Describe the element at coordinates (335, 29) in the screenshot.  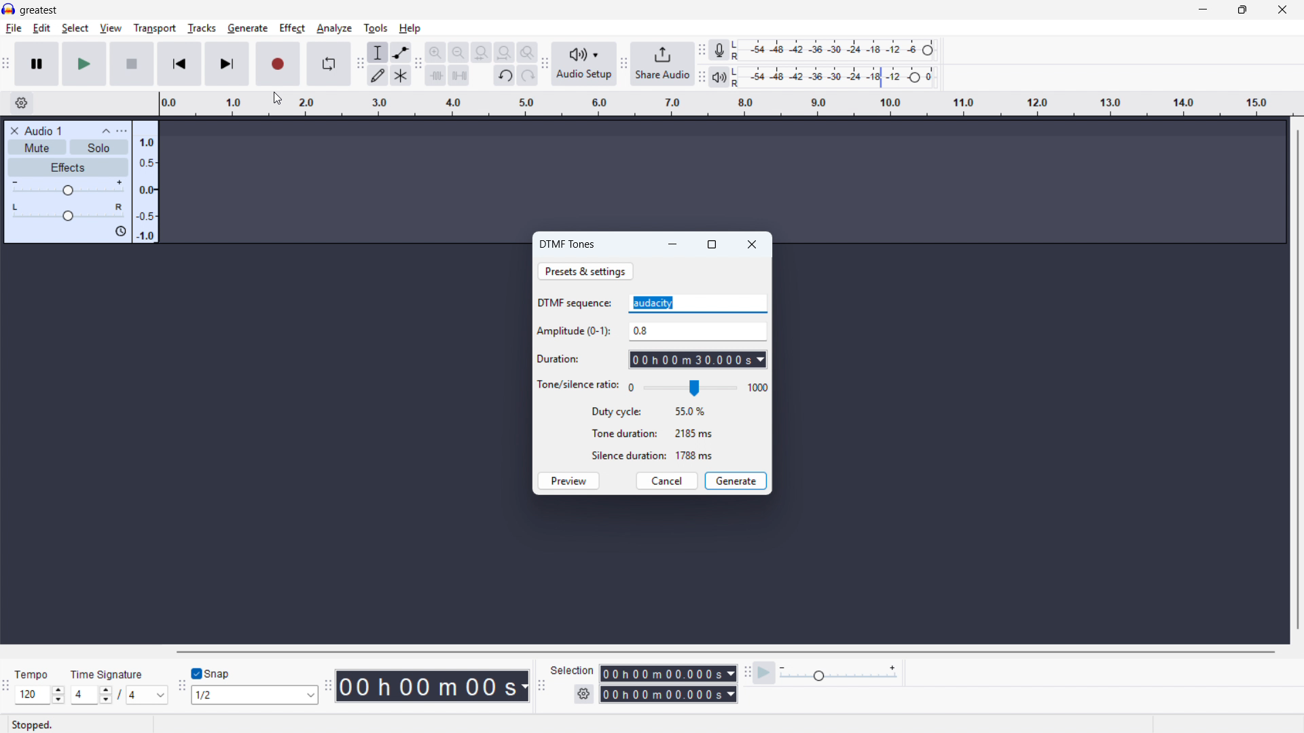
I see `analyse` at that location.